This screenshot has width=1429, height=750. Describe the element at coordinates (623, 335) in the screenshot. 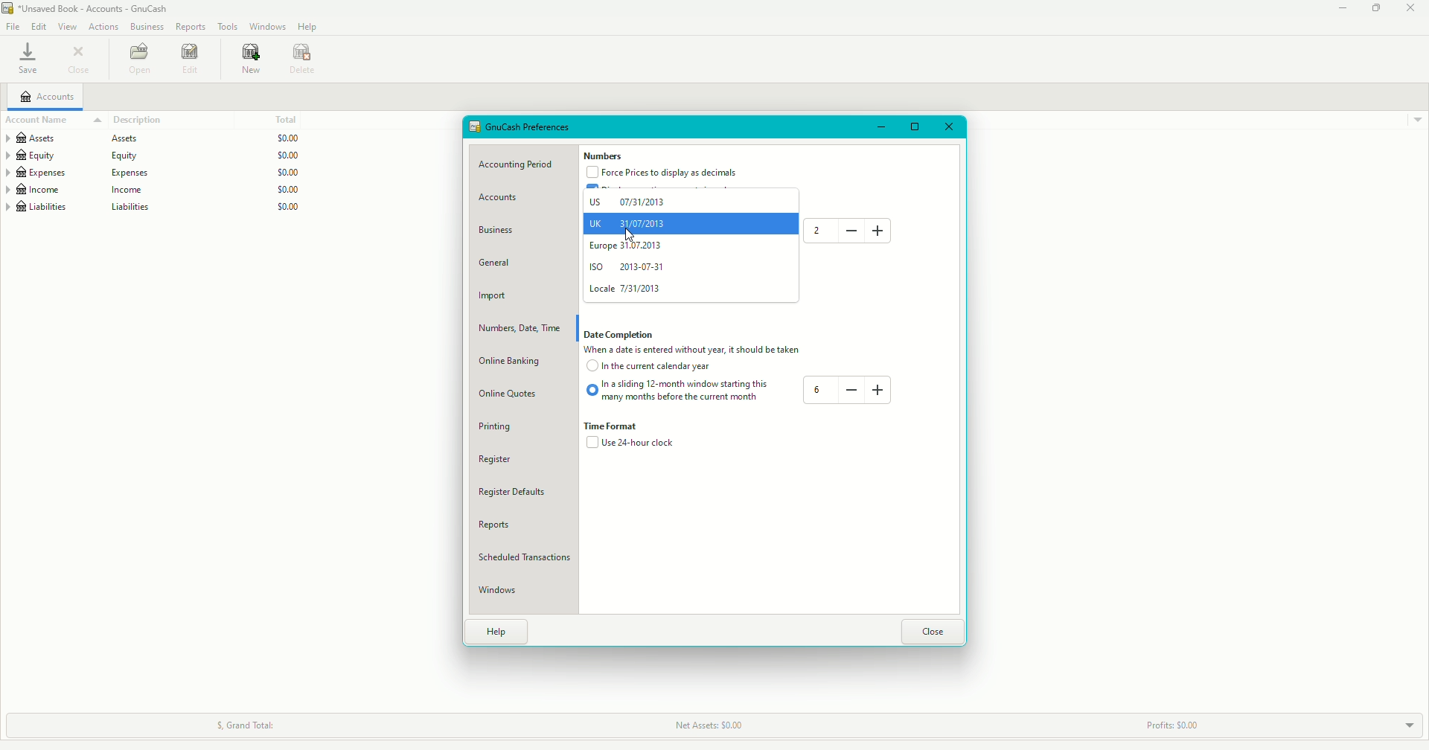

I see `Date Completion` at that location.